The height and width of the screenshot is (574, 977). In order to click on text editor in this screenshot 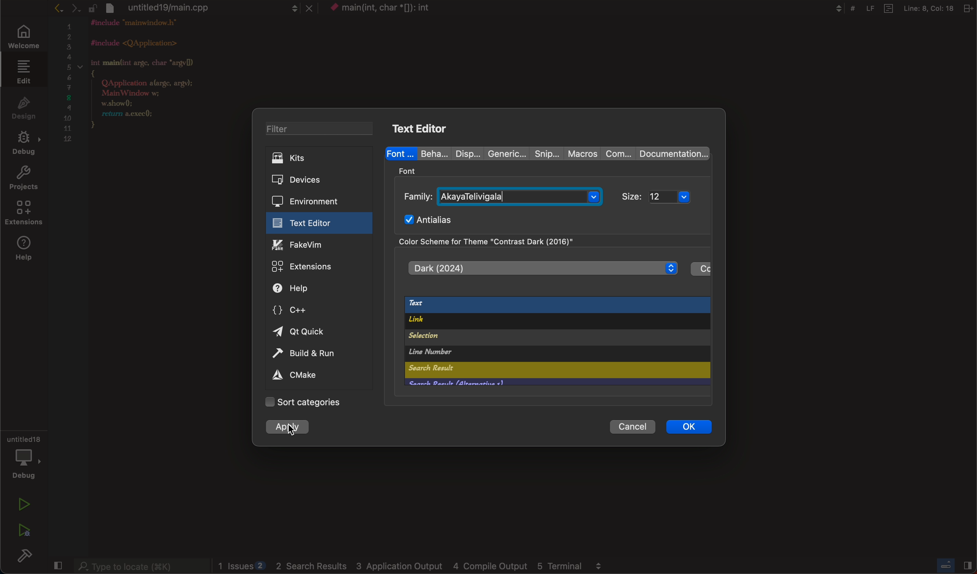, I will do `click(424, 127)`.